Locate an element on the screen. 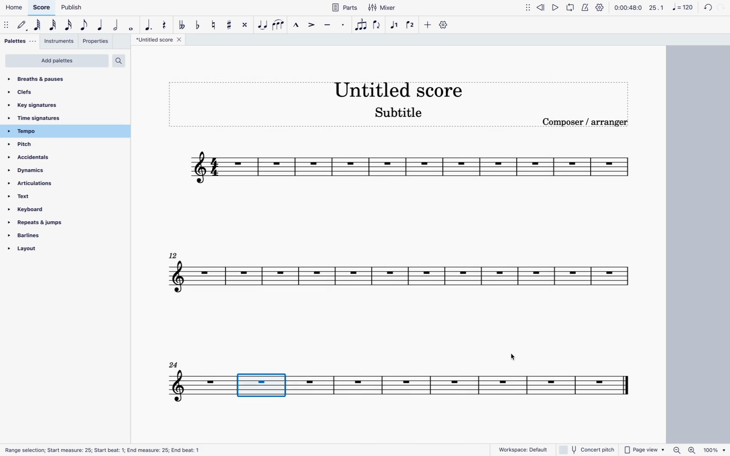 This screenshot has width=730, height=456. layout is located at coordinates (40, 249).